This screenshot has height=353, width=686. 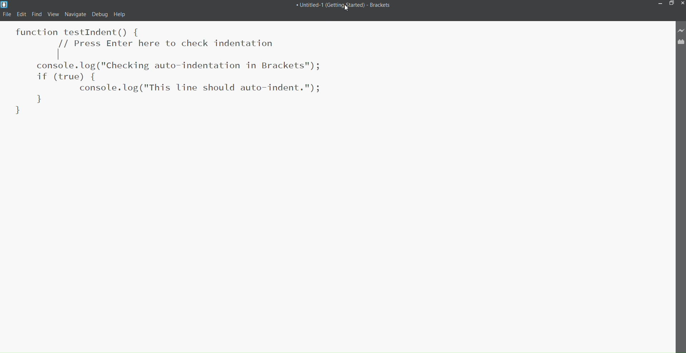 I want to click on Cursor, so click(x=350, y=8).